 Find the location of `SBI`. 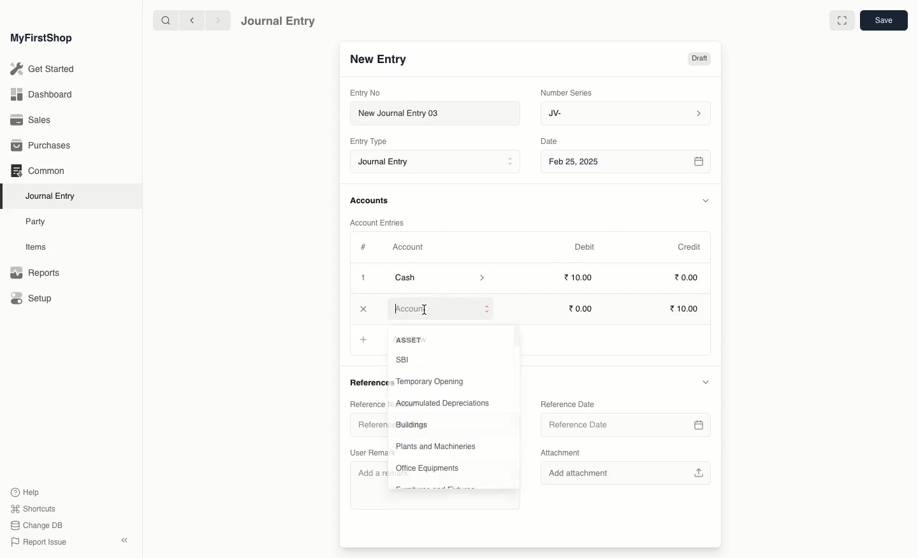

SBI is located at coordinates (404, 359).